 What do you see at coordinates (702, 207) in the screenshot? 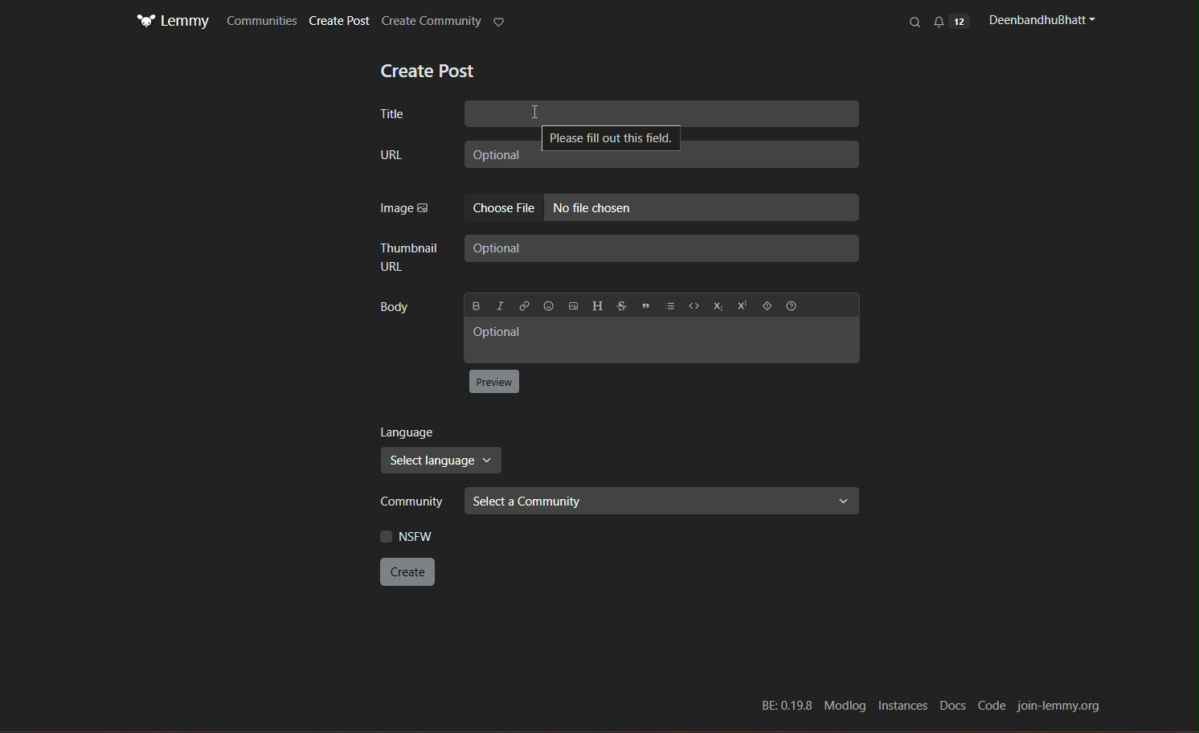
I see `No file chosen` at bounding box center [702, 207].